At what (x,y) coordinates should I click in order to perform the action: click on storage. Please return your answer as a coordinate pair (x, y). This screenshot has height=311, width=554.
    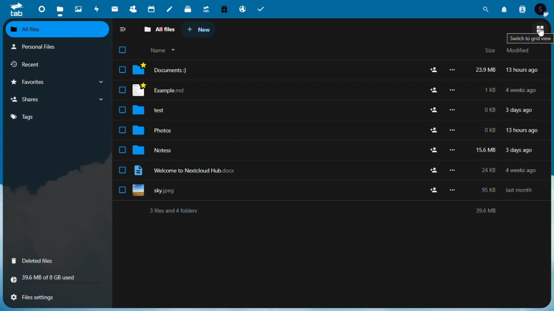
    Looking at the image, I should click on (55, 279).